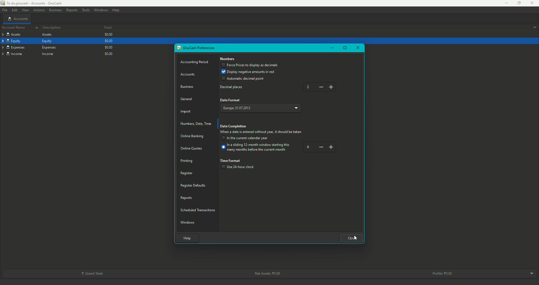 The height and width of the screenshot is (285, 539). What do you see at coordinates (110, 53) in the screenshot?
I see `$0` at bounding box center [110, 53].